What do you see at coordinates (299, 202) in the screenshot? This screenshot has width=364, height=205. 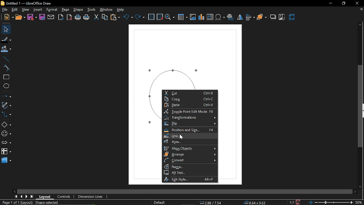 I see `save` at bounding box center [299, 202].